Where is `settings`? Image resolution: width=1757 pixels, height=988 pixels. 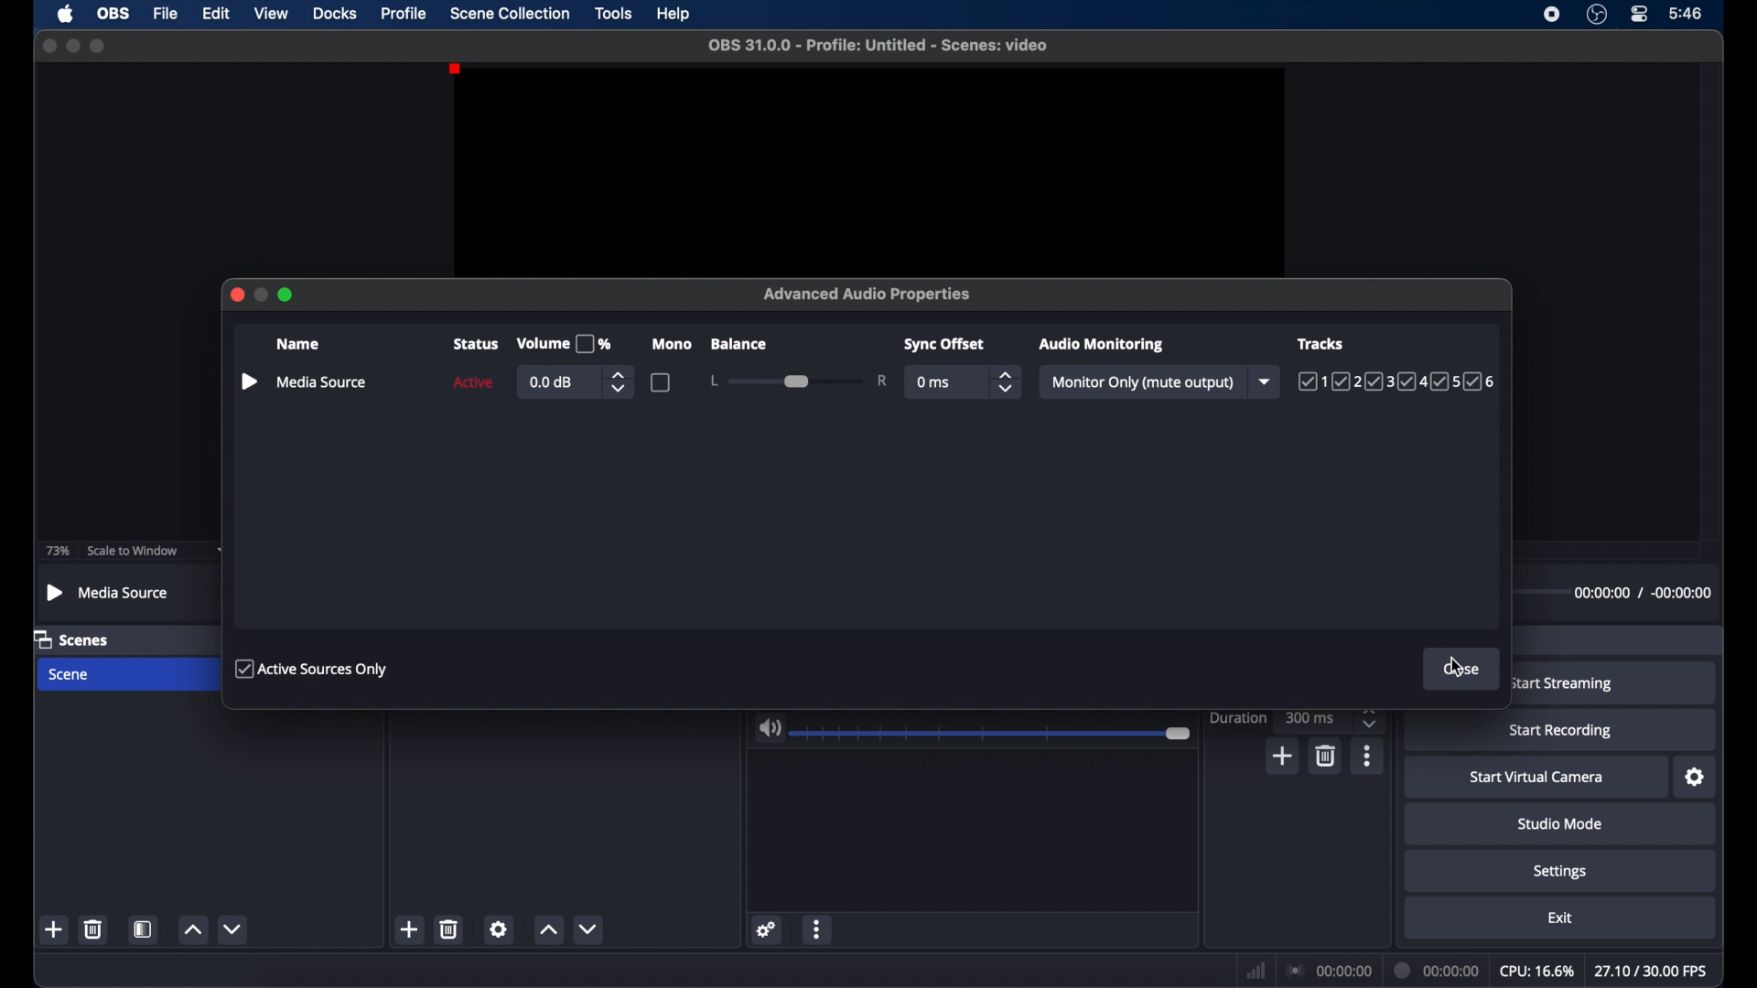 settings is located at coordinates (765, 929).